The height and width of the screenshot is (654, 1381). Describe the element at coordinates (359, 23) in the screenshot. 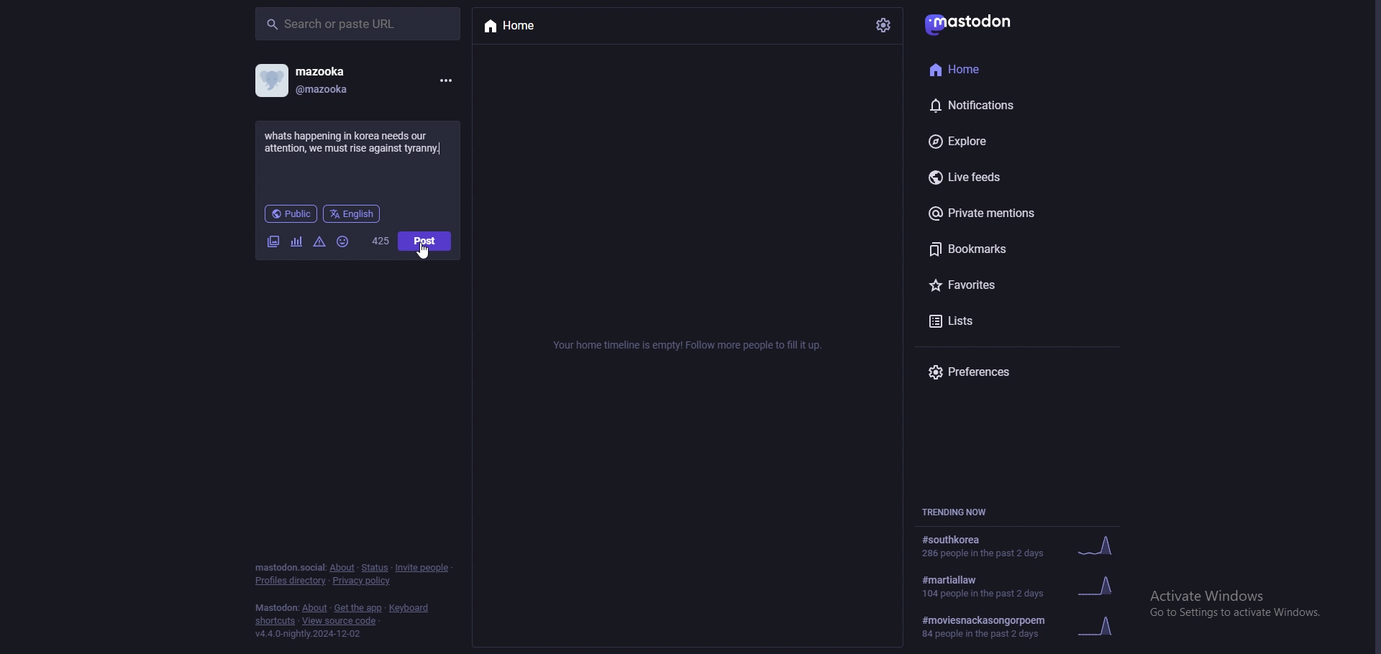

I see `search bar` at that location.